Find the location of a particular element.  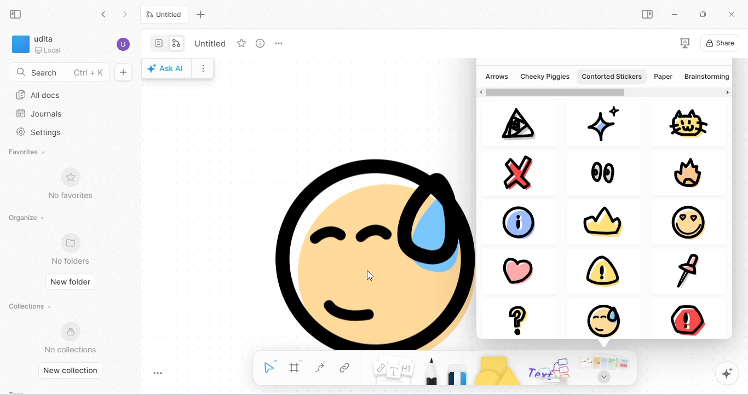

arrows and more is located at coordinates (603, 369).